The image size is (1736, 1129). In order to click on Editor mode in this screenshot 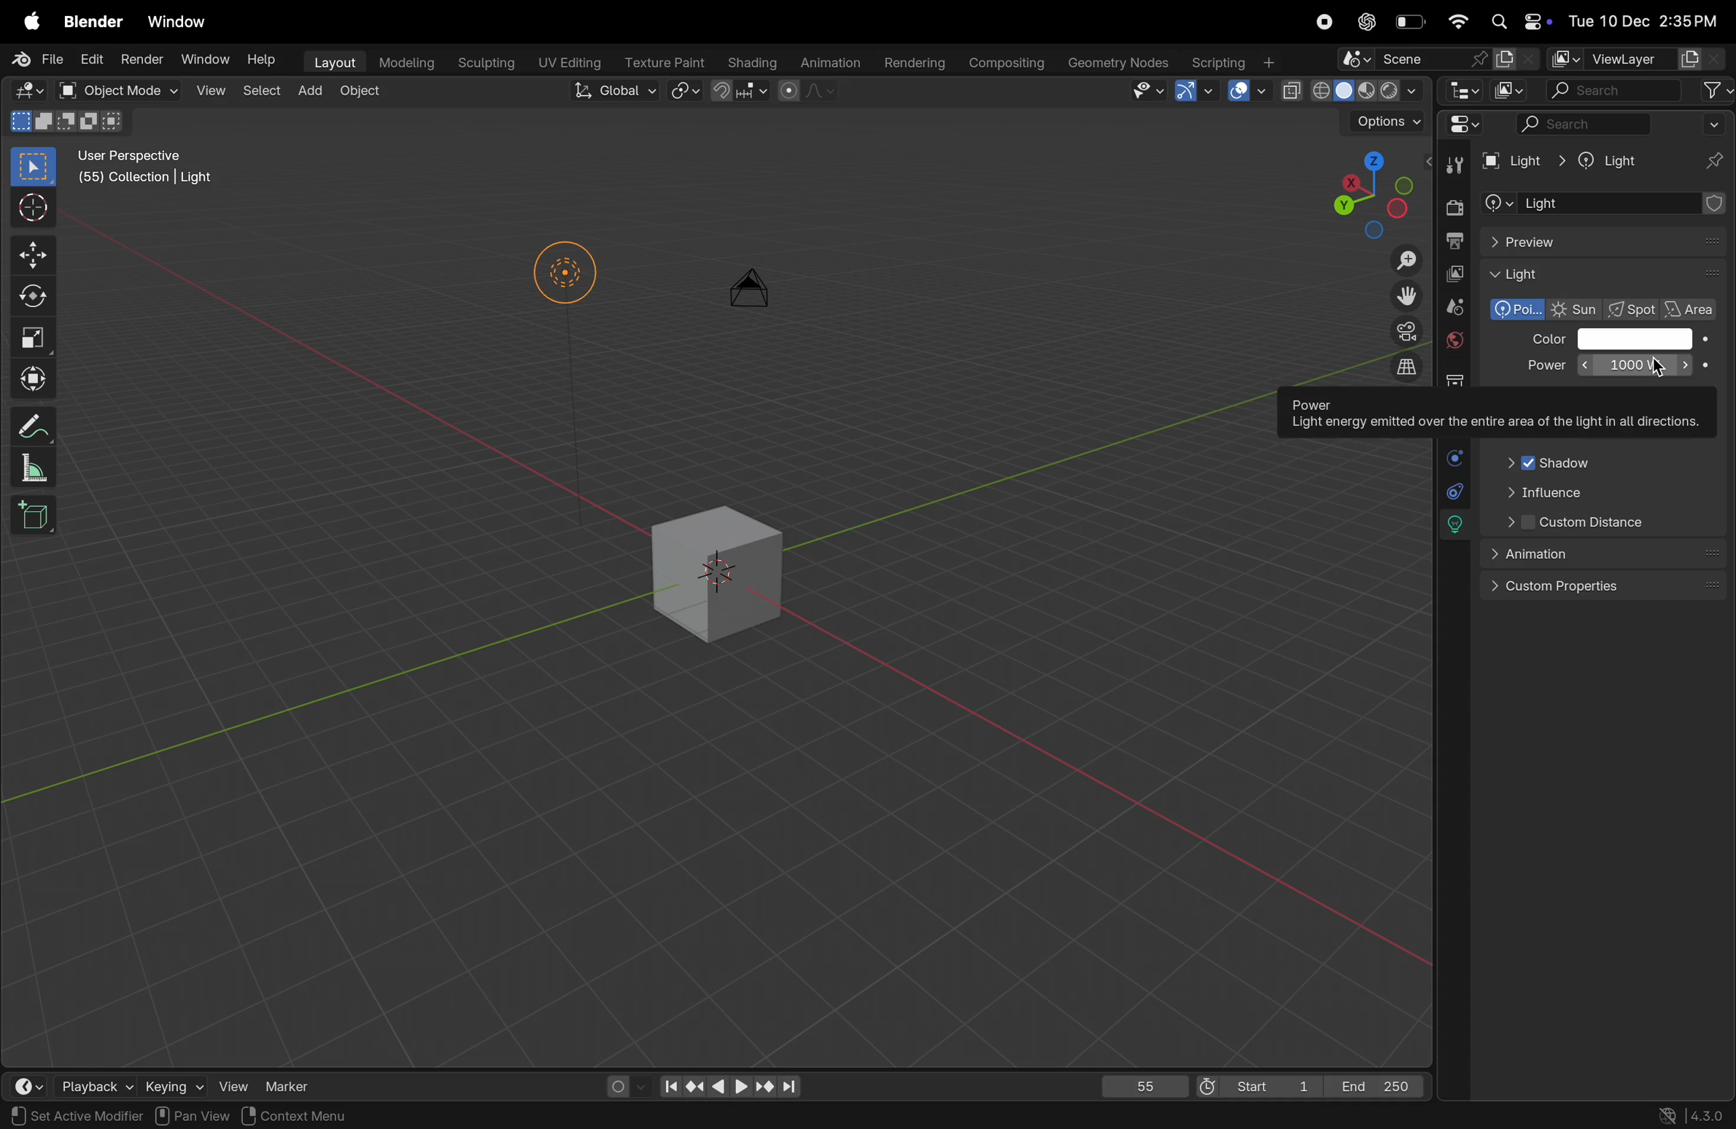, I will do `click(1463, 128)`.